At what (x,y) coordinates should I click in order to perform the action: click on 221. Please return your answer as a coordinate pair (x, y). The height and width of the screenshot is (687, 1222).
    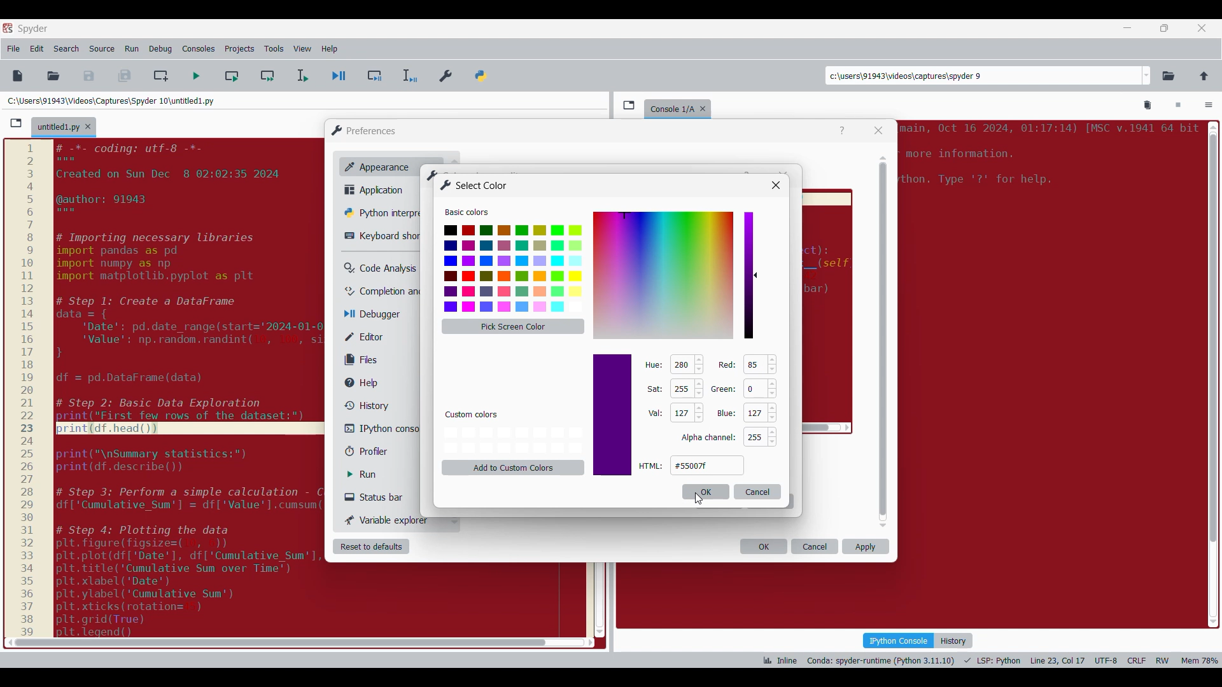
    Looking at the image, I should click on (680, 389).